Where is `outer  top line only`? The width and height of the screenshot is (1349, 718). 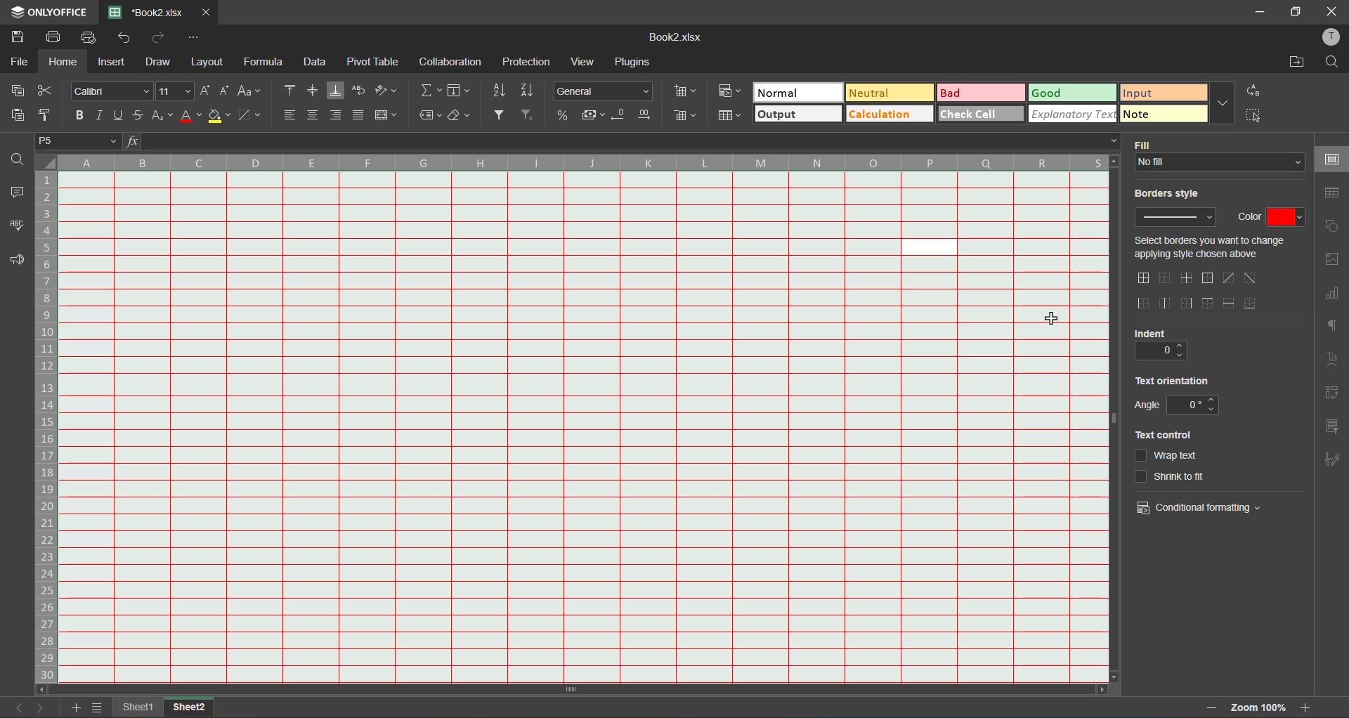 outer  top line only is located at coordinates (1208, 304).